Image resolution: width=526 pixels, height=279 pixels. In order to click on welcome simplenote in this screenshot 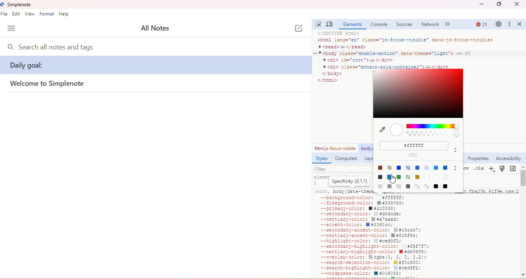, I will do `click(48, 84)`.